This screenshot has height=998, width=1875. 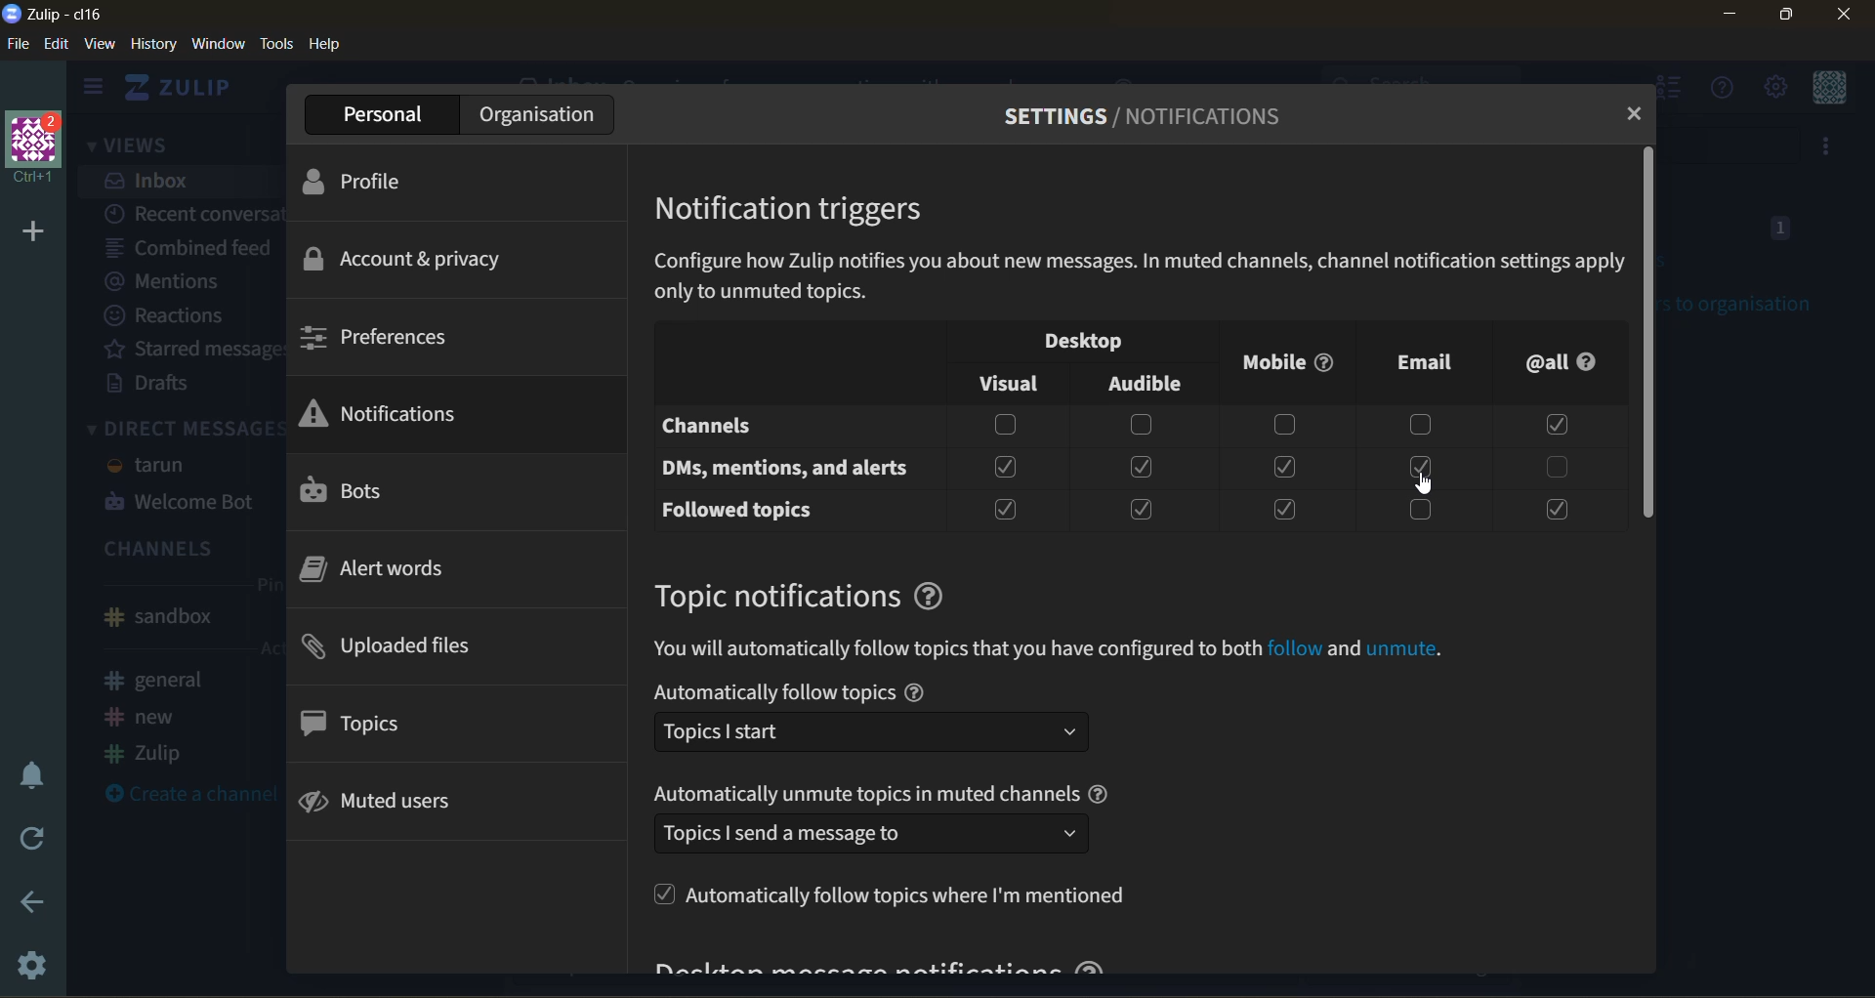 What do you see at coordinates (373, 115) in the screenshot?
I see `personal` at bounding box center [373, 115].